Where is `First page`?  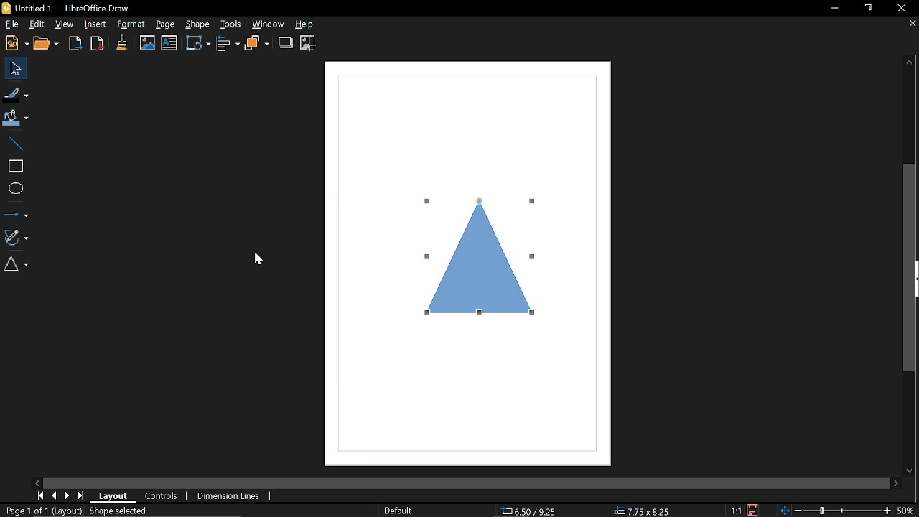 First page is located at coordinates (39, 495).